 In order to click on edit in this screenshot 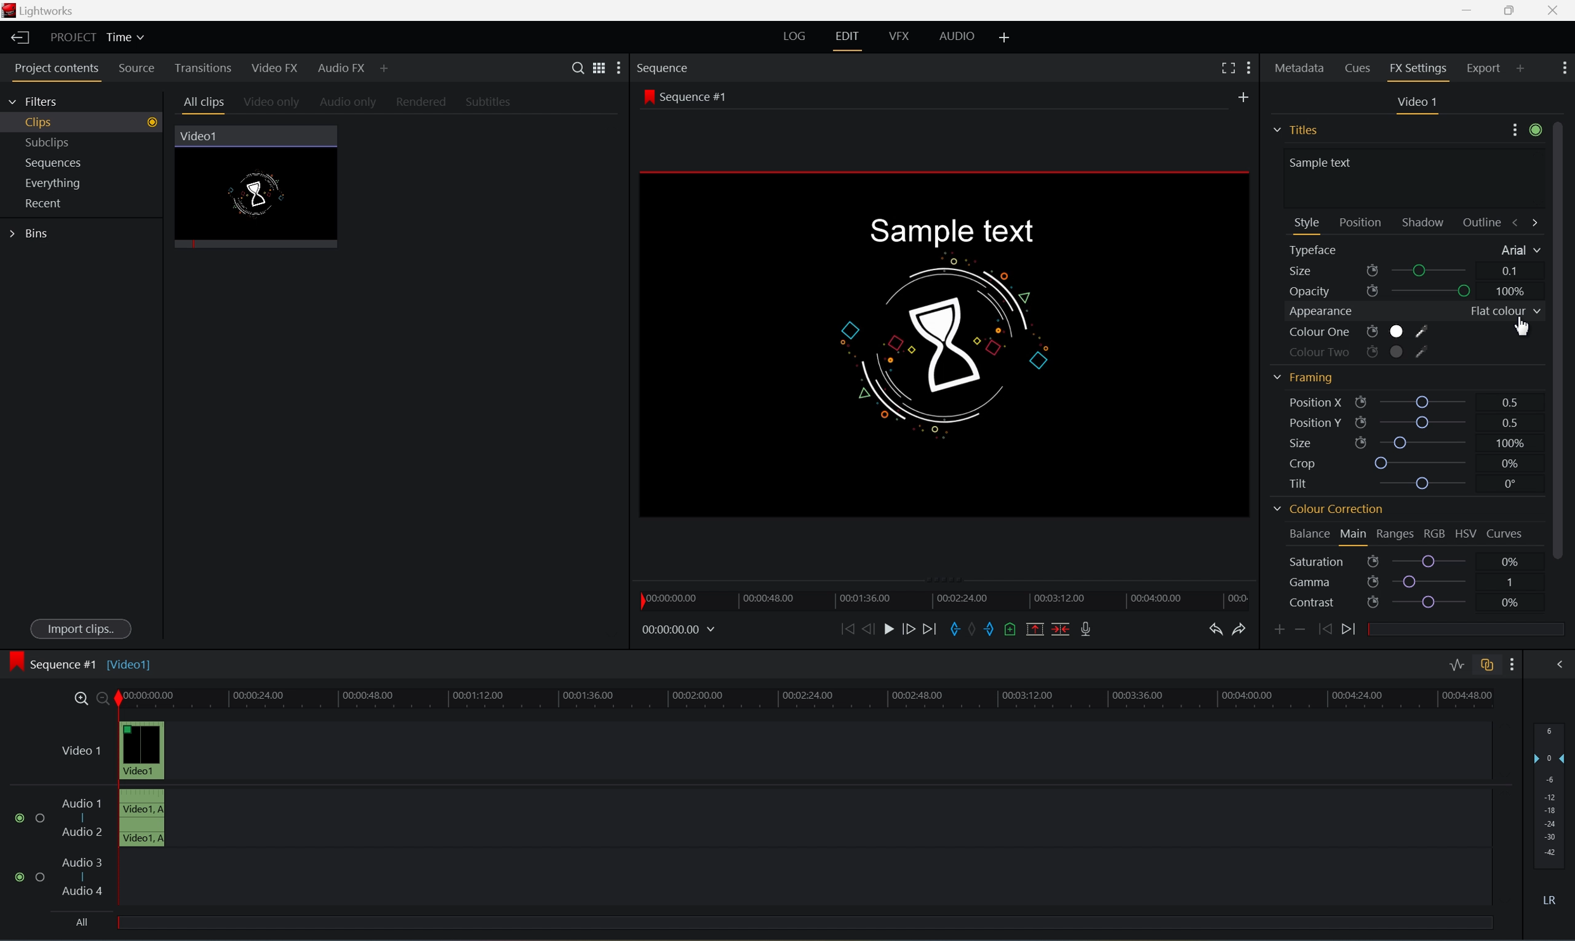, I will do `click(847, 36)`.